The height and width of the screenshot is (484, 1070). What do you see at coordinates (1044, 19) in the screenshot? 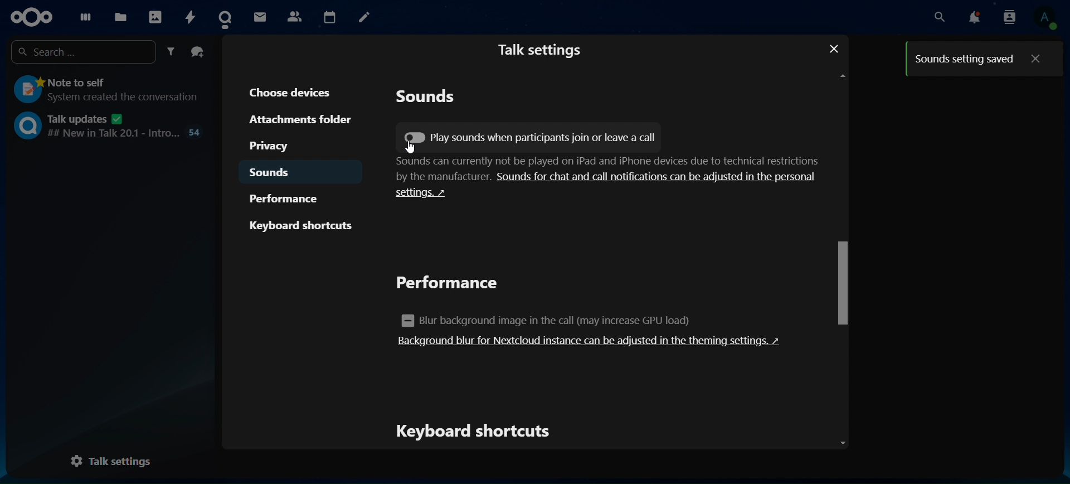
I see `view profile` at bounding box center [1044, 19].